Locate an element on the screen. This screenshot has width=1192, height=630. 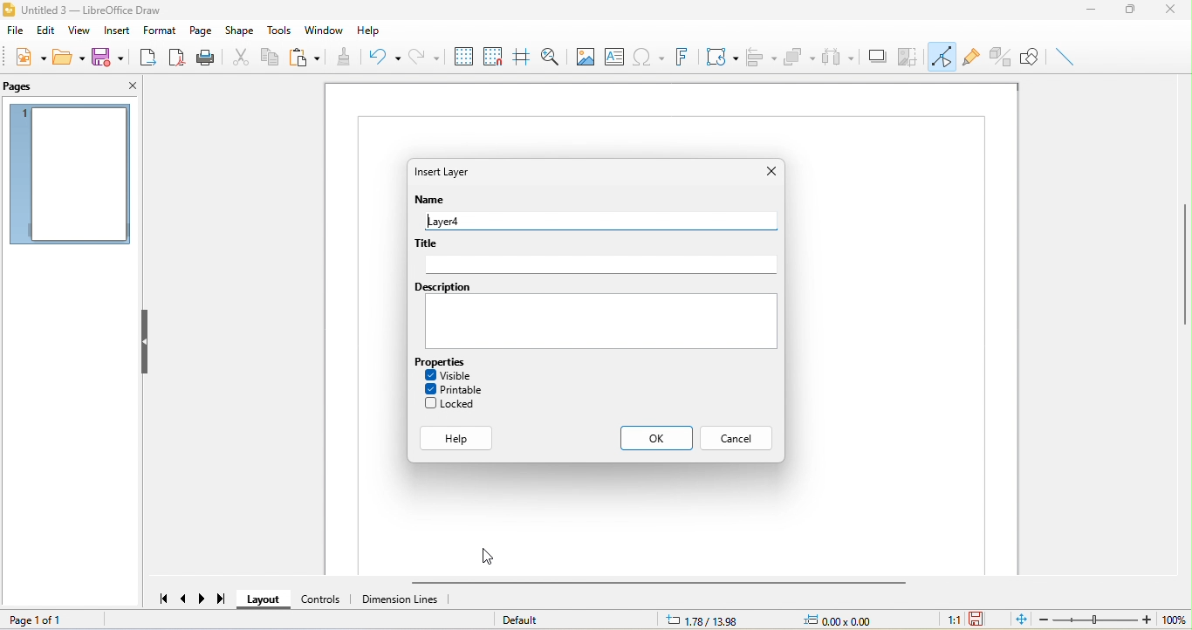
1:1 is located at coordinates (947, 620).